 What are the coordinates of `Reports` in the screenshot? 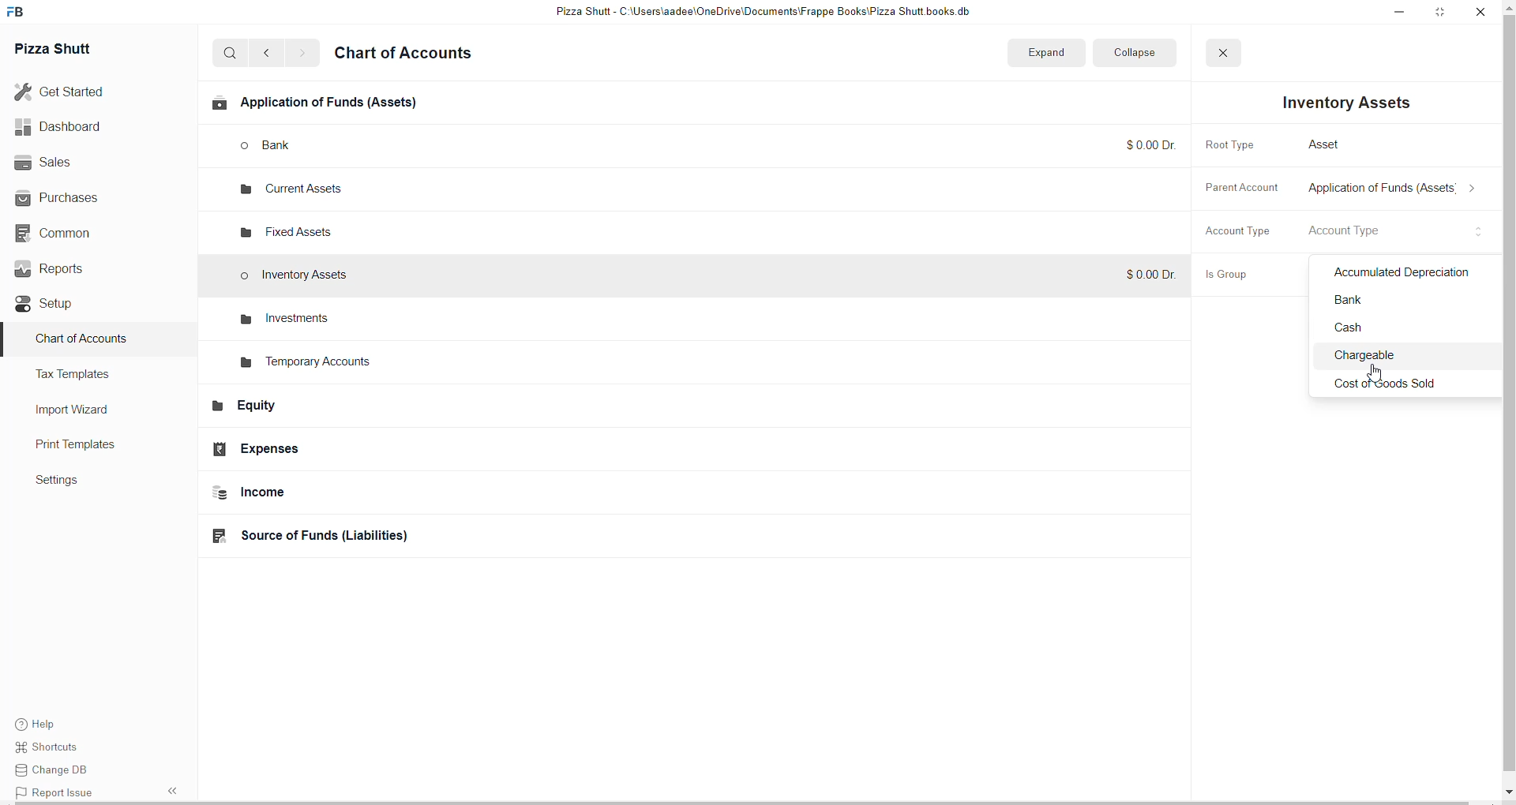 It's located at (69, 271).